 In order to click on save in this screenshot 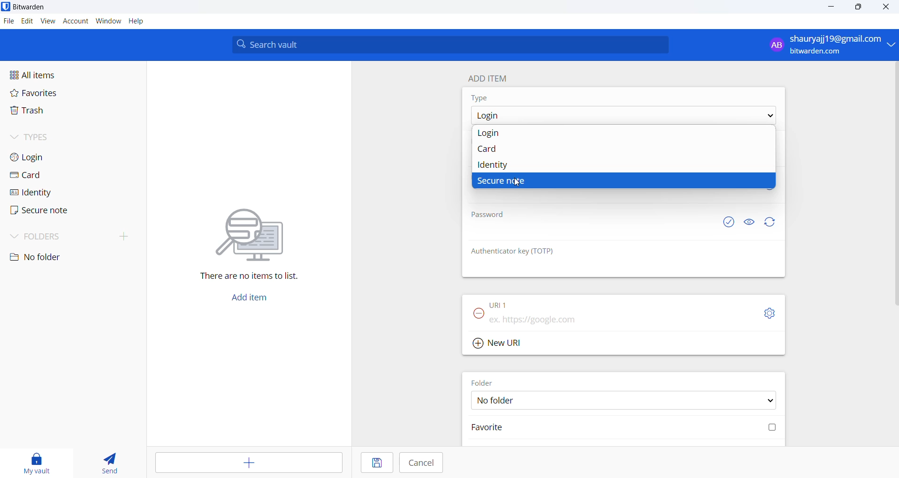, I will do `click(373, 463)`.